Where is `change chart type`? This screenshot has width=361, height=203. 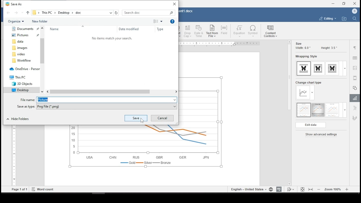
change chart type is located at coordinates (309, 91).